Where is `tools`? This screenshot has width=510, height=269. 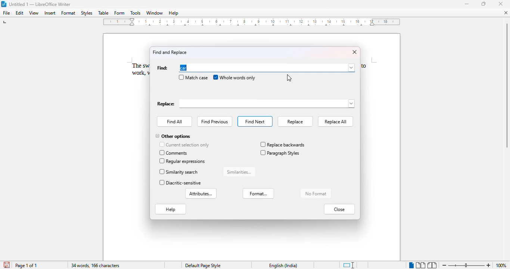 tools is located at coordinates (136, 13).